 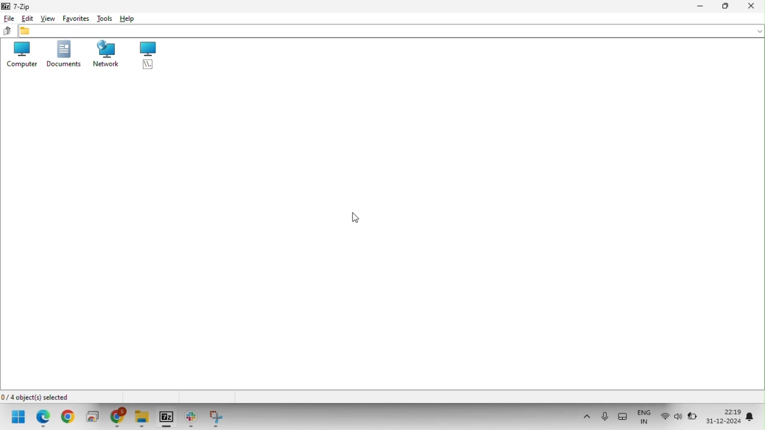 I want to click on battery status, so click(x=694, y=414).